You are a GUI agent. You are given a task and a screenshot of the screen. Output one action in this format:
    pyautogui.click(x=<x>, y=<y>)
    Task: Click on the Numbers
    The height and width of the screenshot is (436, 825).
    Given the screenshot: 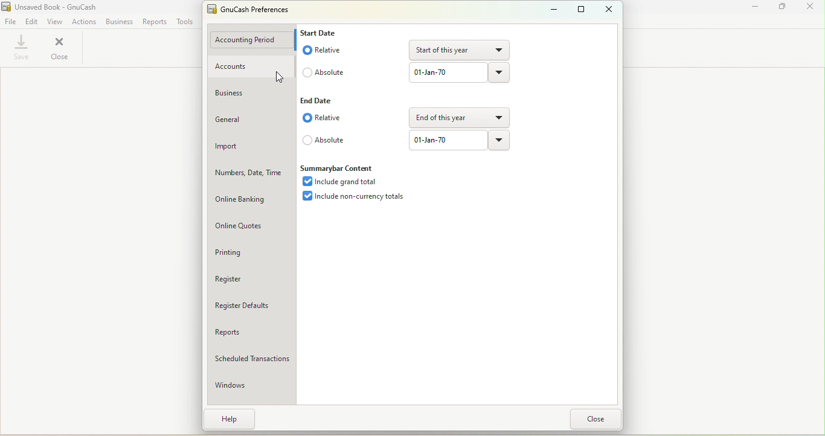 What is the action you would take?
    pyautogui.click(x=251, y=172)
    